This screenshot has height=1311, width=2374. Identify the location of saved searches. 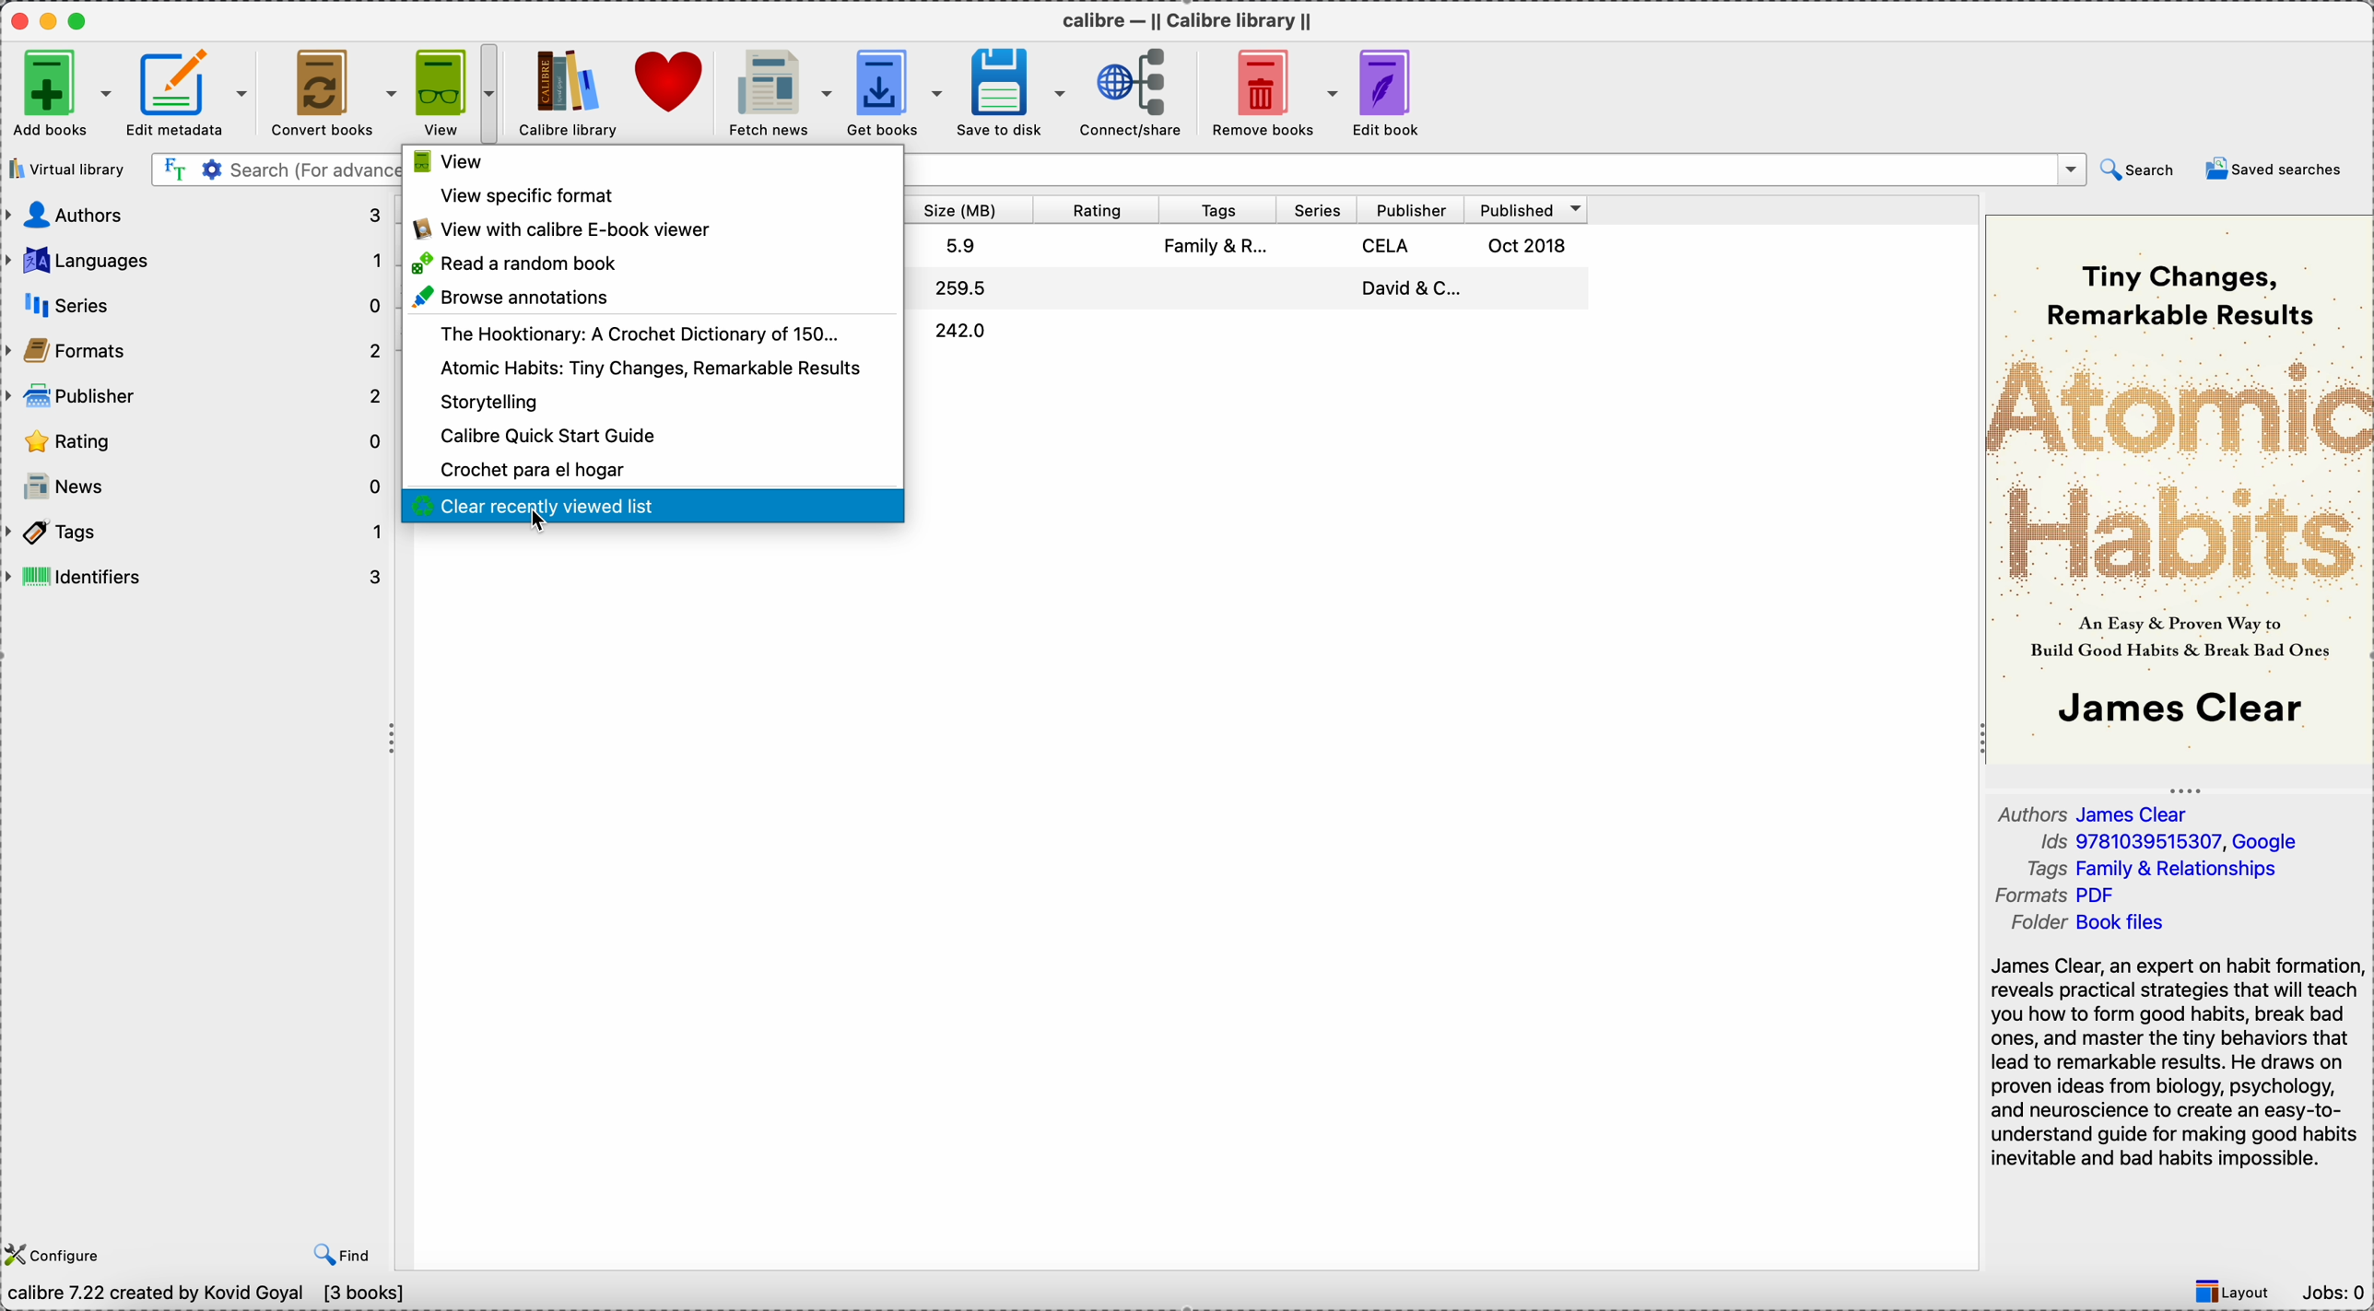
(2273, 170).